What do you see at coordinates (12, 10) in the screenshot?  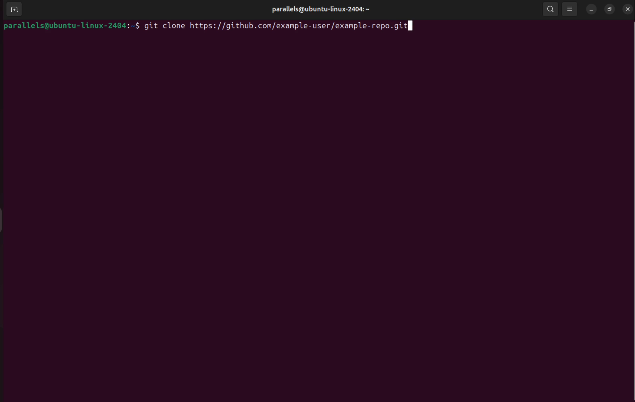 I see `add terminal` at bounding box center [12, 10].